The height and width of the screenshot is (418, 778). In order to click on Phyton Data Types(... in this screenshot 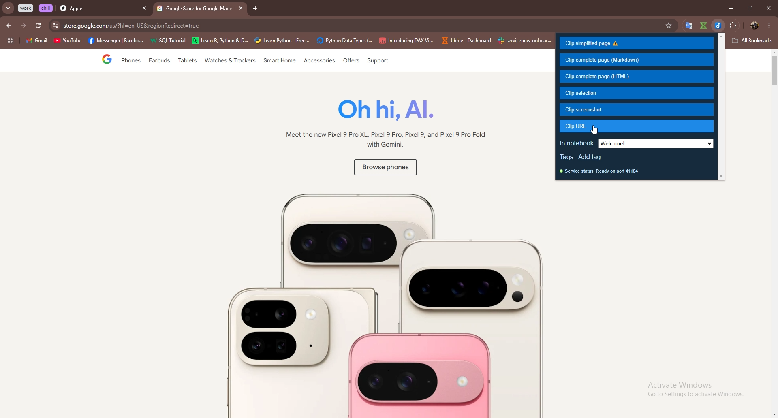, I will do `click(344, 41)`.